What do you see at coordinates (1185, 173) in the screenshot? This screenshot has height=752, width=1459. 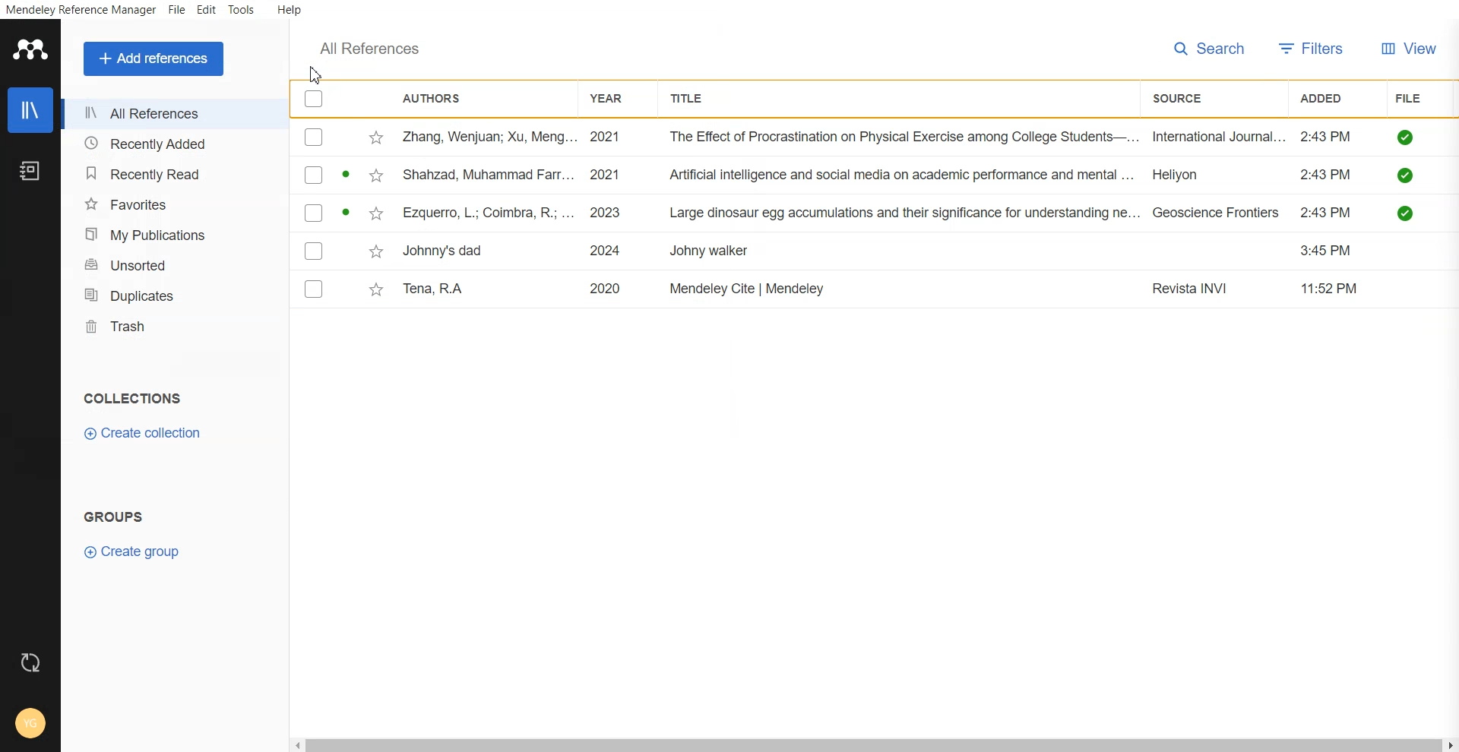 I see `Heliyon` at bounding box center [1185, 173].